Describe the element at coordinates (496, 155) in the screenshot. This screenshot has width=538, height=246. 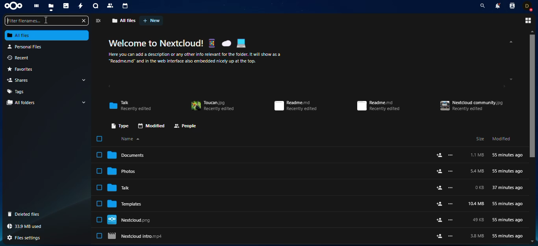
I see `1.1 MB 55 minutes ago` at that location.